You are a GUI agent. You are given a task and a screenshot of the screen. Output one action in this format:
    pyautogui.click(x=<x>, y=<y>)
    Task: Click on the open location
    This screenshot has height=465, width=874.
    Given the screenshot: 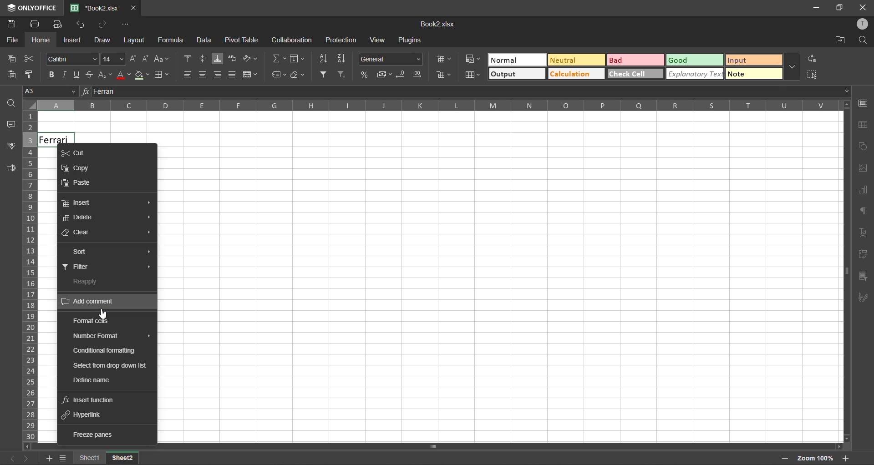 What is the action you would take?
    pyautogui.click(x=841, y=40)
    